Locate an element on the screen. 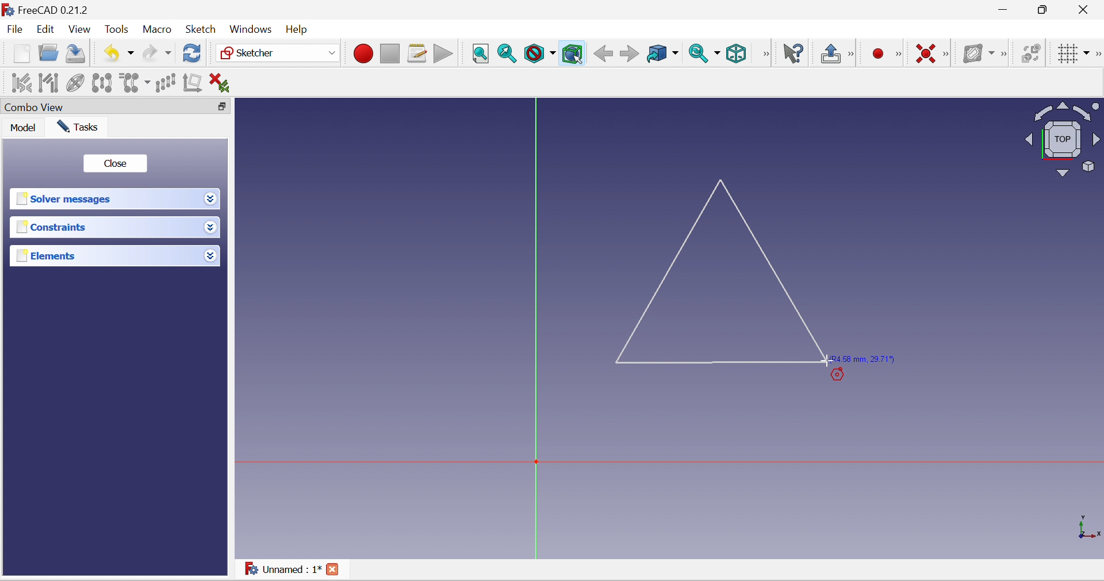  Select associated geometry is located at coordinates (48, 82).